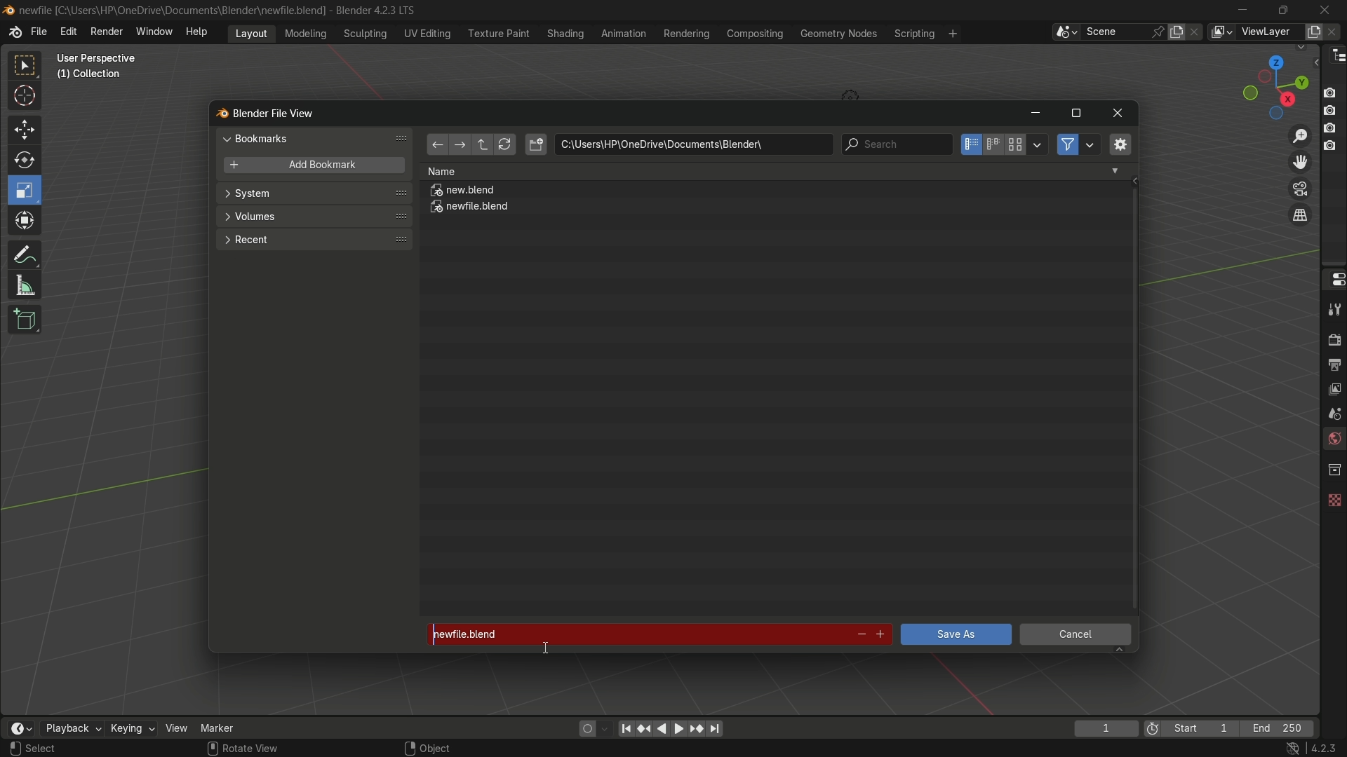 This screenshot has width=1347, height=757. What do you see at coordinates (1333, 440) in the screenshot?
I see `world` at bounding box center [1333, 440].